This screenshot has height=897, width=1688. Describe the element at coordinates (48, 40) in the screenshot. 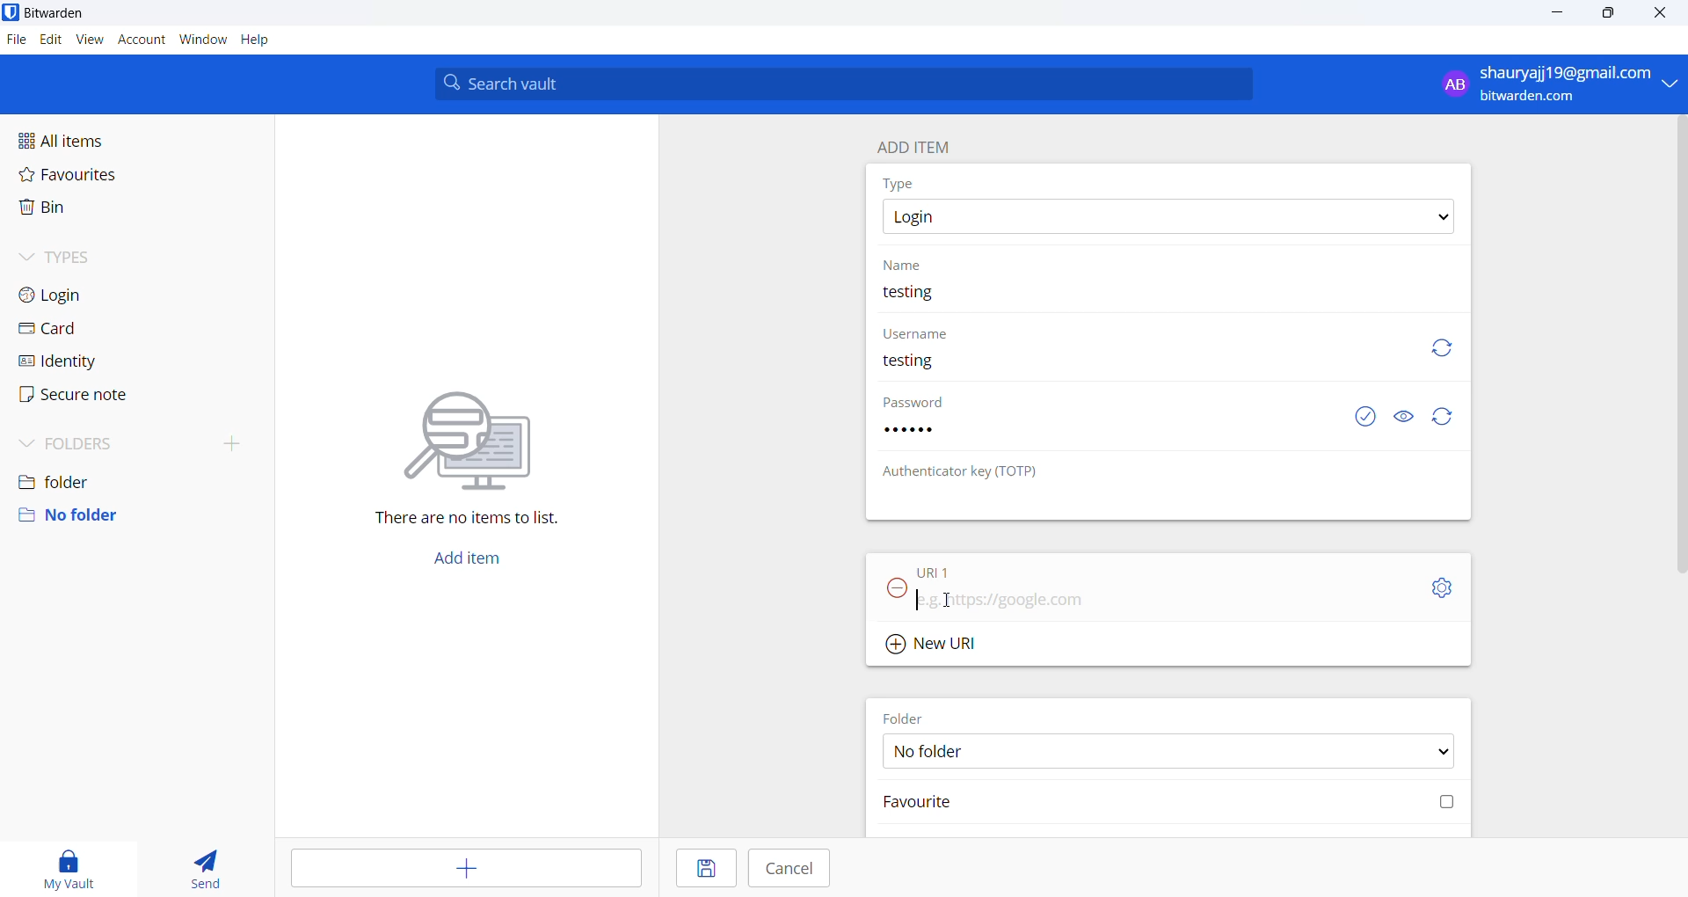

I see `edit` at that location.